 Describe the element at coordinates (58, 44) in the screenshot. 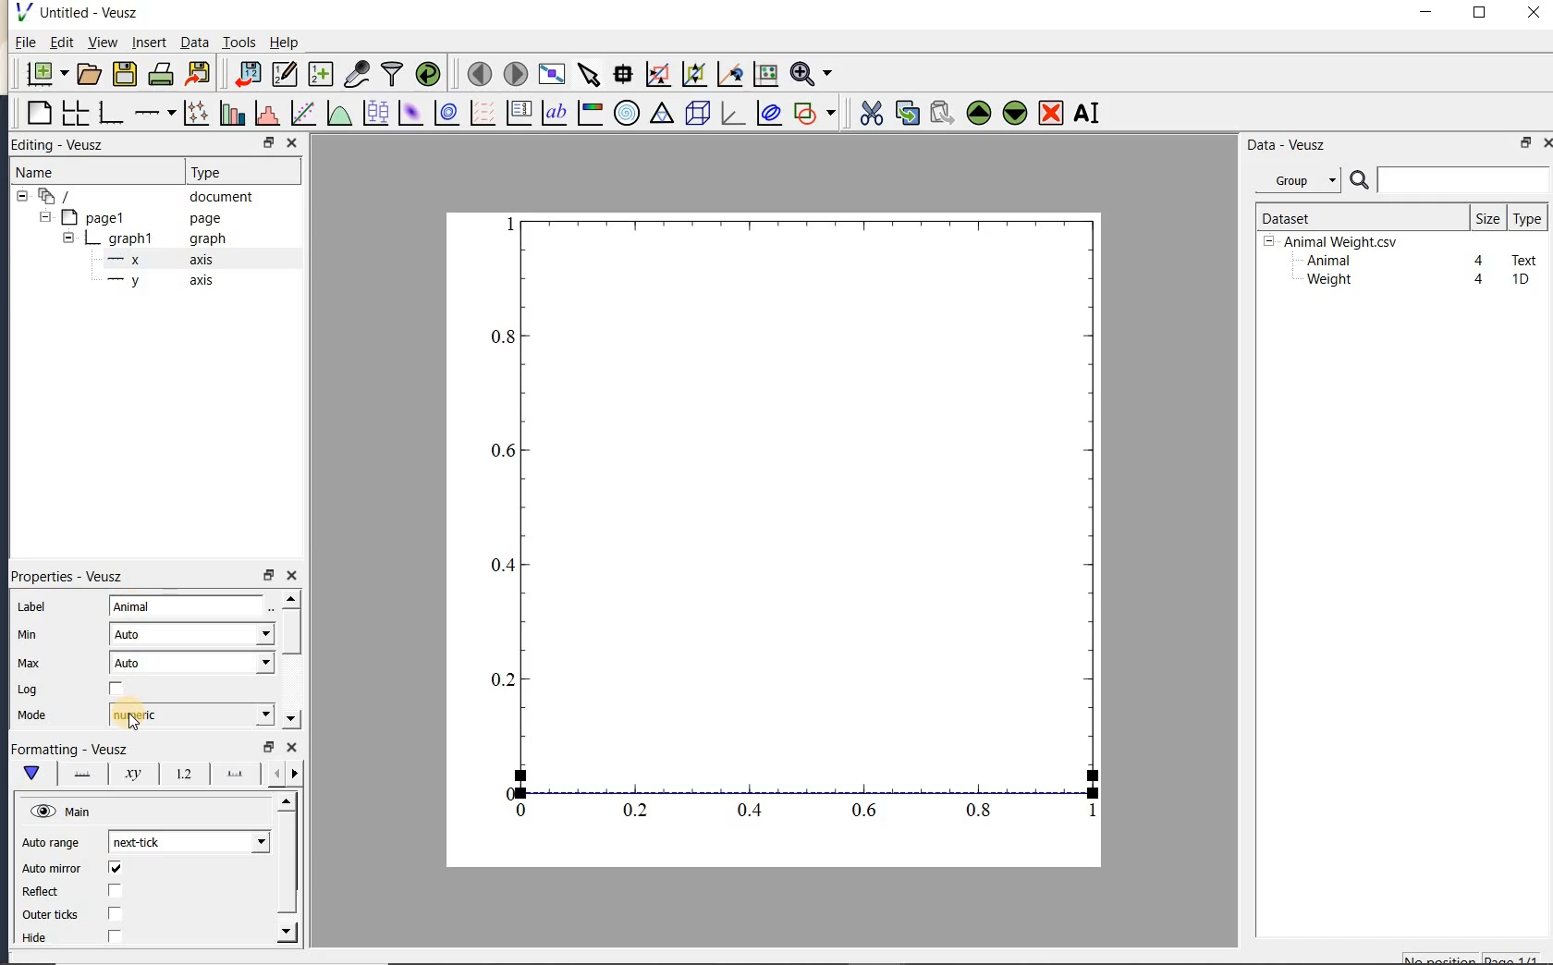

I see `Edit` at that location.